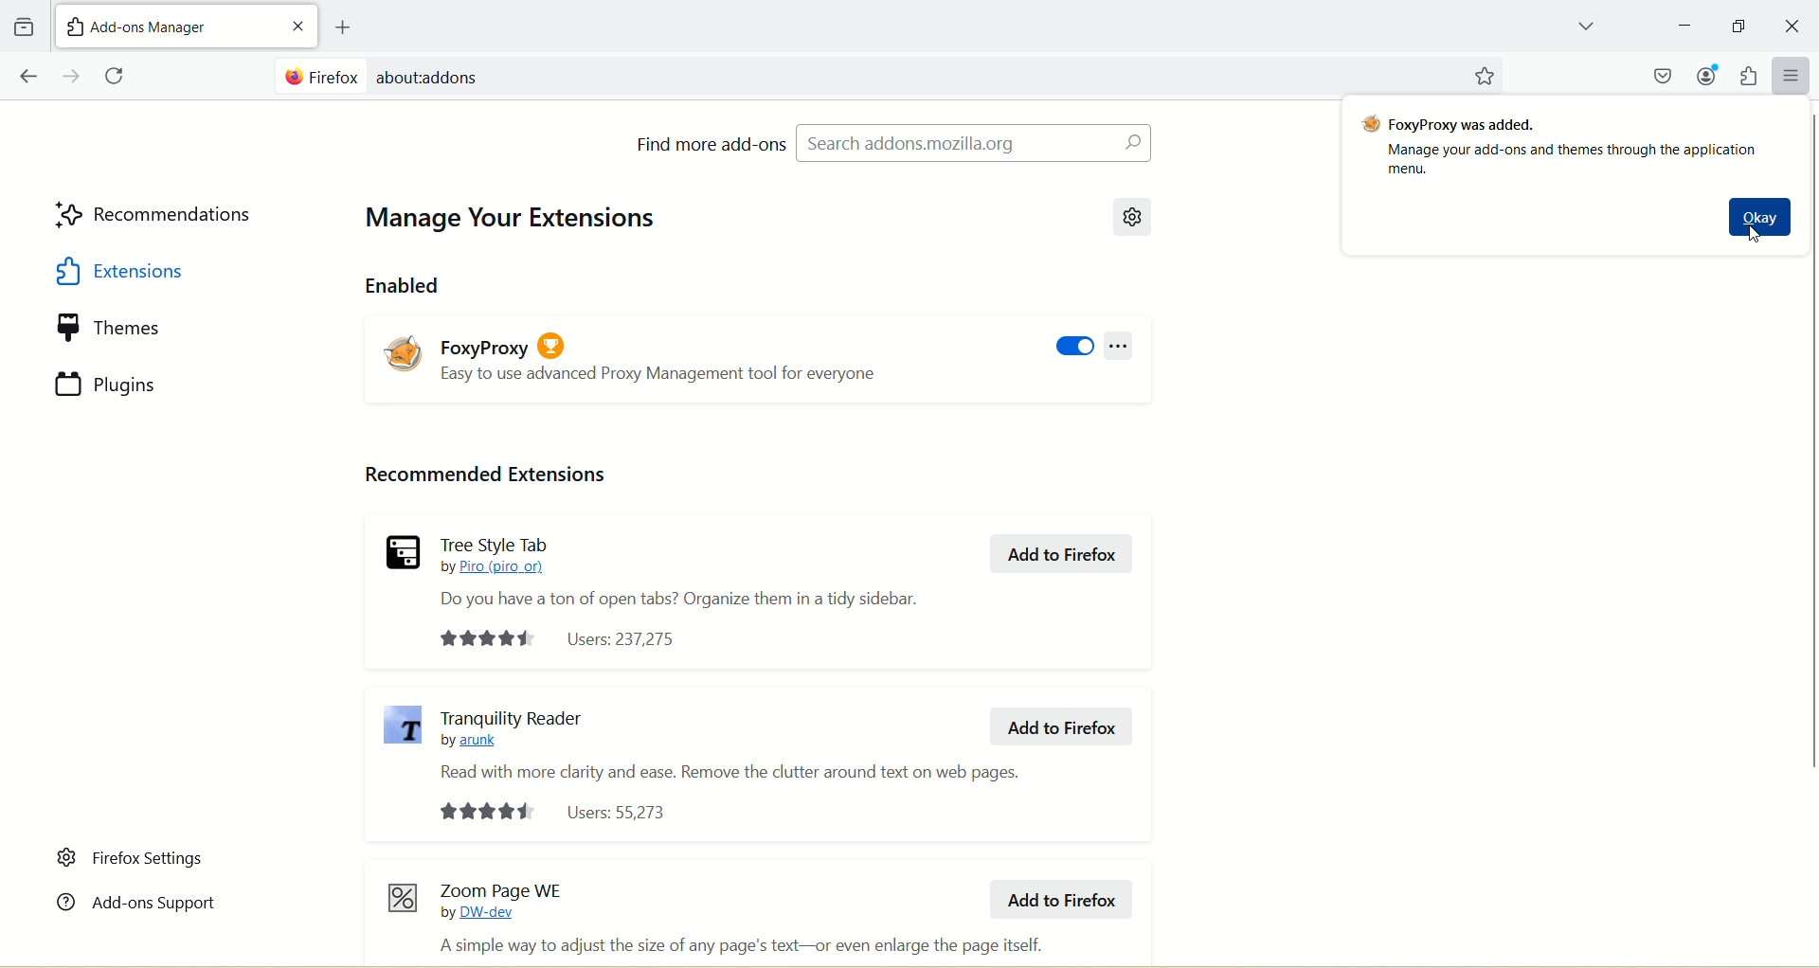  I want to click on Search Addons.Mozilla.org, so click(973, 142).